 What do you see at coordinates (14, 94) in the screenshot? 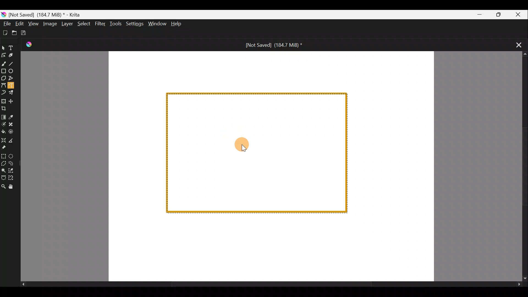
I see `Multibrush tool` at bounding box center [14, 94].